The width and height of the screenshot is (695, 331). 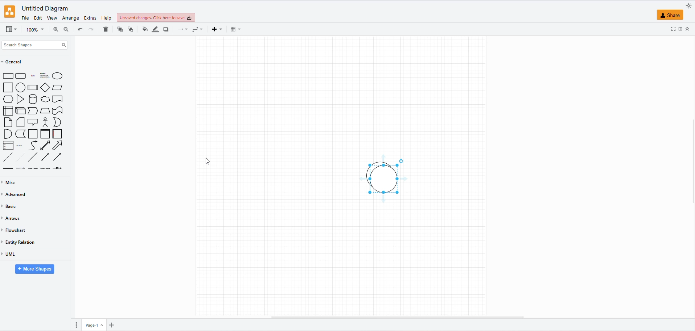 What do you see at coordinates (164, 18) in the screenshot?
I see `UNSAVED CHANGES` at bounding box center [164, 18].